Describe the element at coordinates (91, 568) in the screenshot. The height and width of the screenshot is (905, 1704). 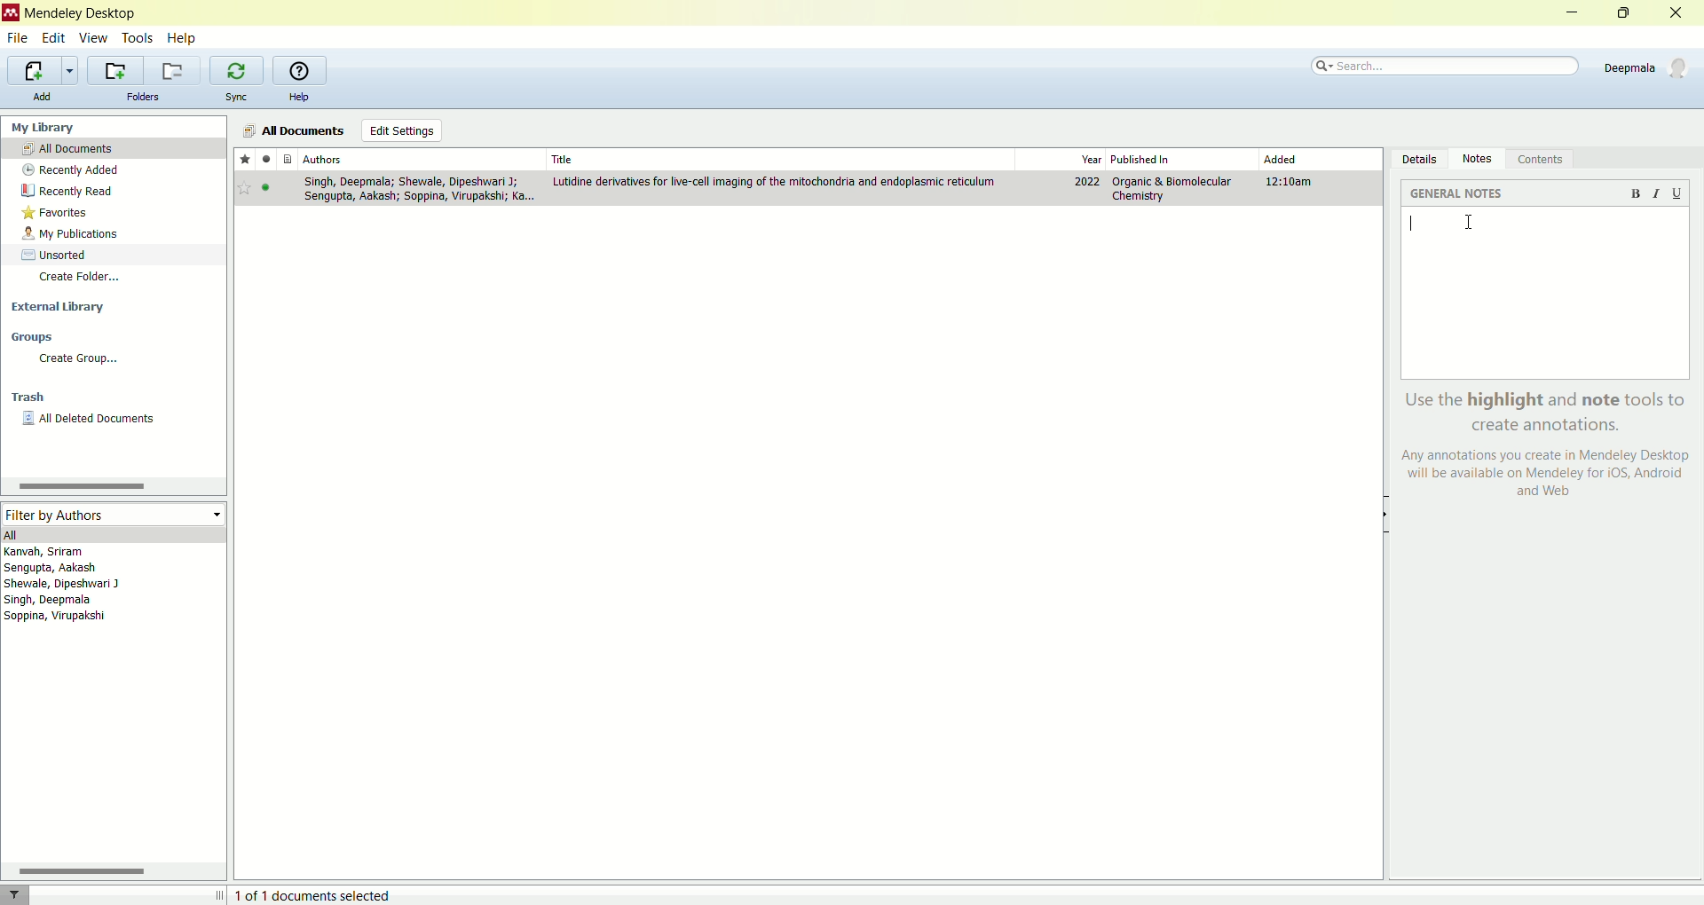
I see `Sengupta, Aakash` at that location.